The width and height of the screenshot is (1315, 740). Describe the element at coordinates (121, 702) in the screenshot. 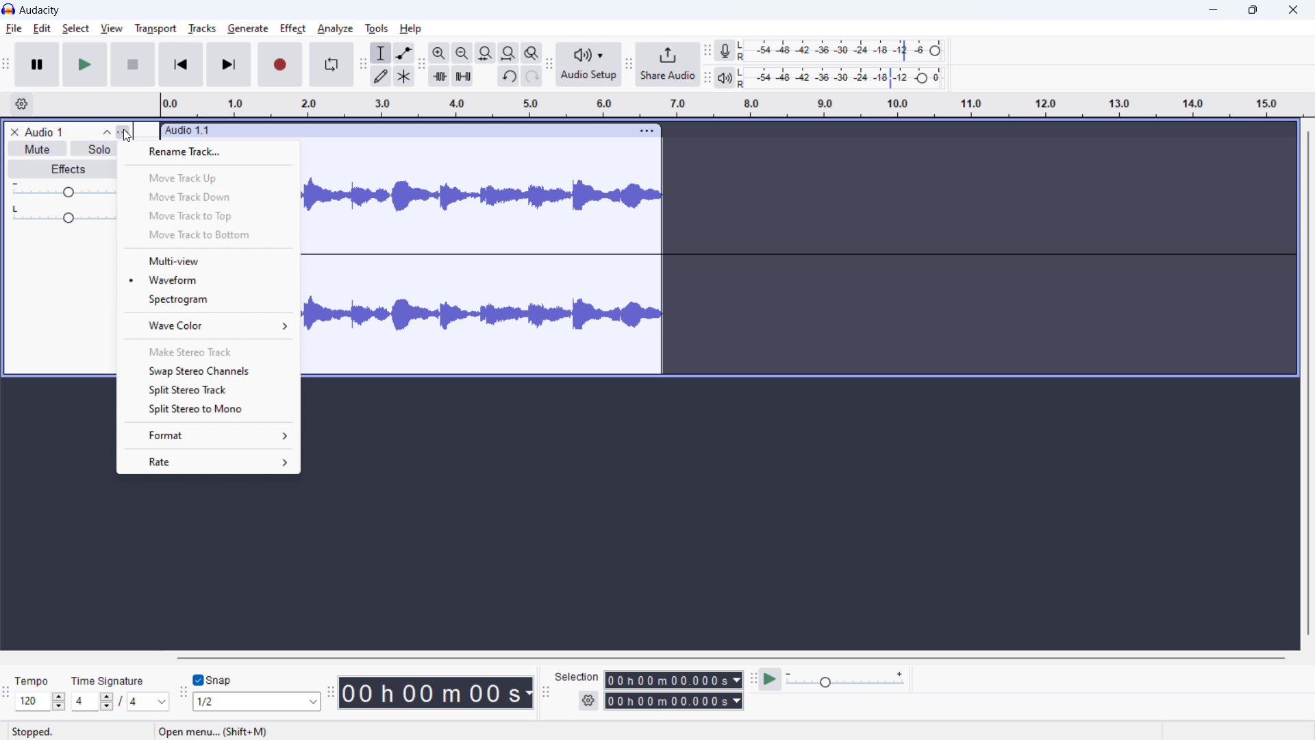

I see `set time signature` at that location.